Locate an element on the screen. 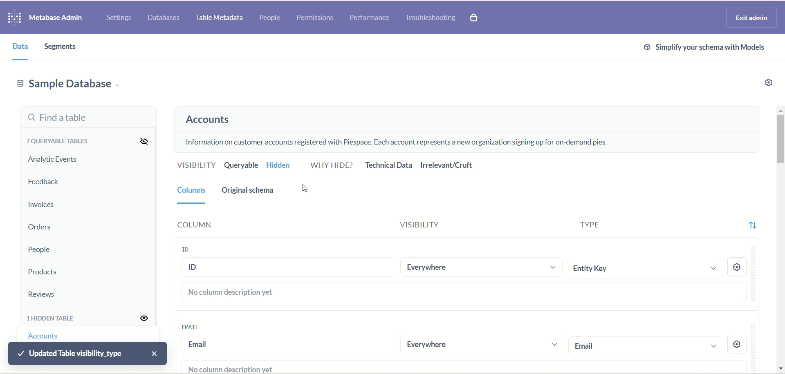  ID is located at coordinates (288, 268).